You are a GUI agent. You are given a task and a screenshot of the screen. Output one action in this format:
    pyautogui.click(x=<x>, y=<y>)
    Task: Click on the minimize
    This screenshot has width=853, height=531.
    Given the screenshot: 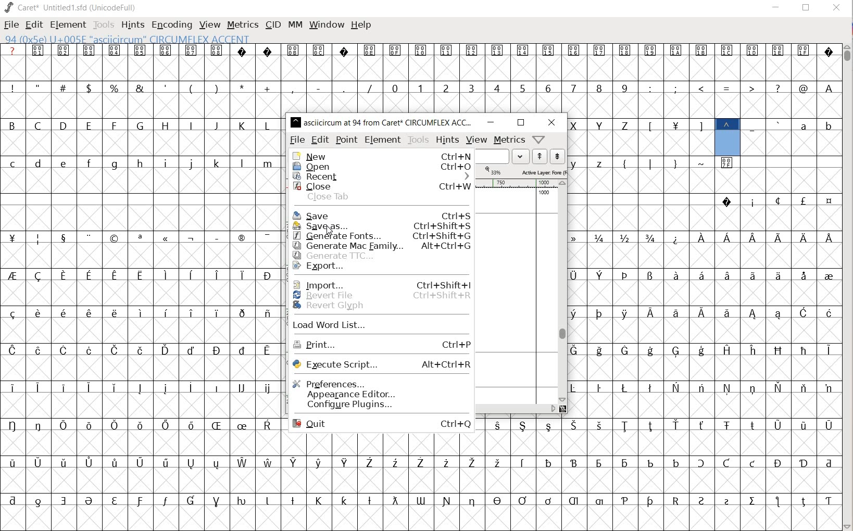 What is the action you would take?
    pyautogui.click(x=491, y=122)
    